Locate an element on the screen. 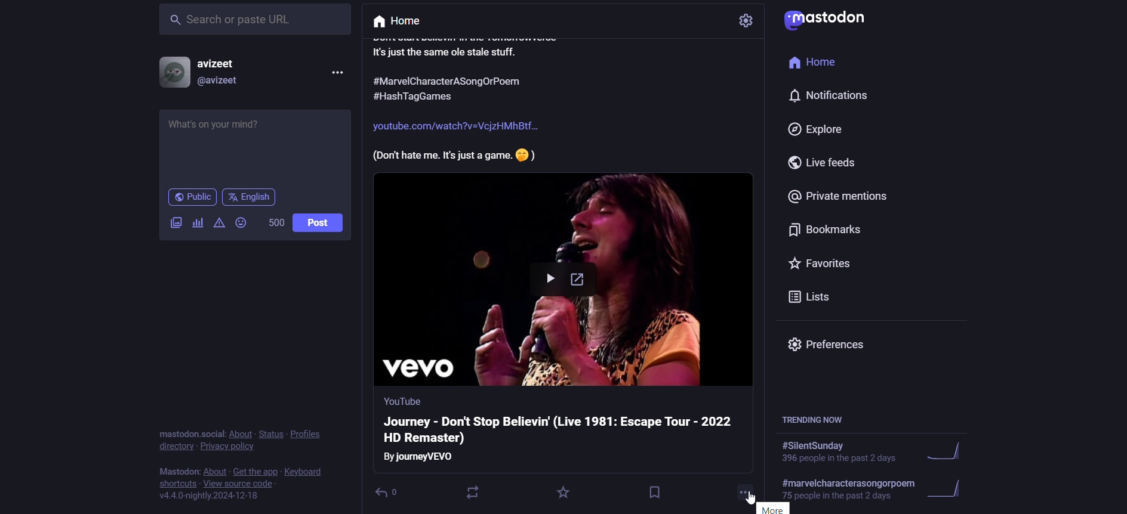 The height and width of the screenshot is (514, 1127). reply is located at coordinates (393, 491).